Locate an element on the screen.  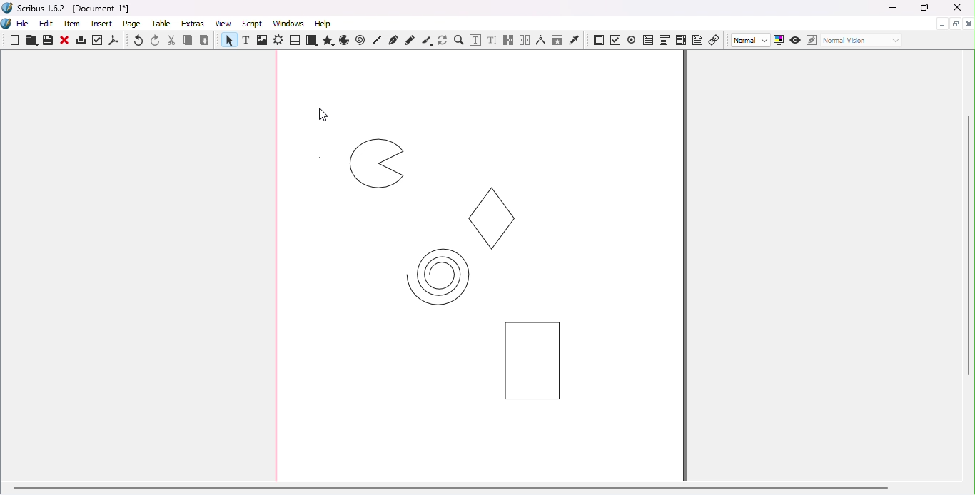
Toggle color management system is located at coordinates (779, 39).